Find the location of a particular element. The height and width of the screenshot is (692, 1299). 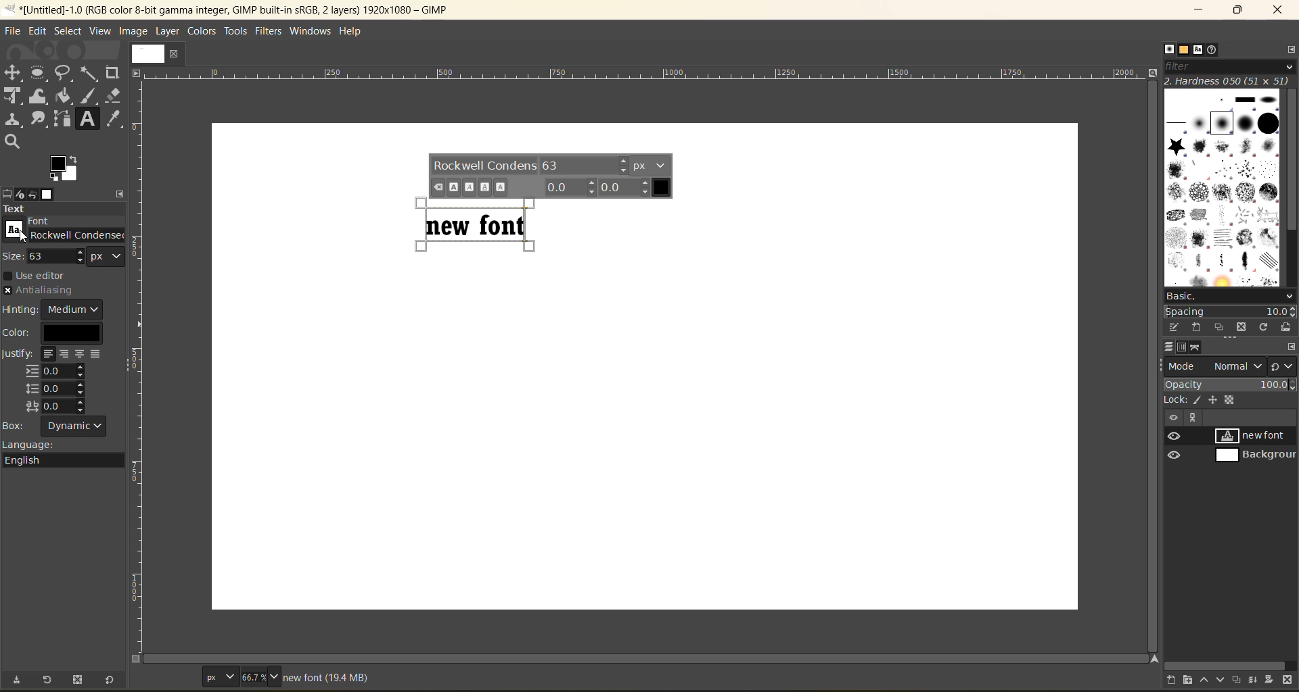

reset tool preset is located at coordinates (110, 681).